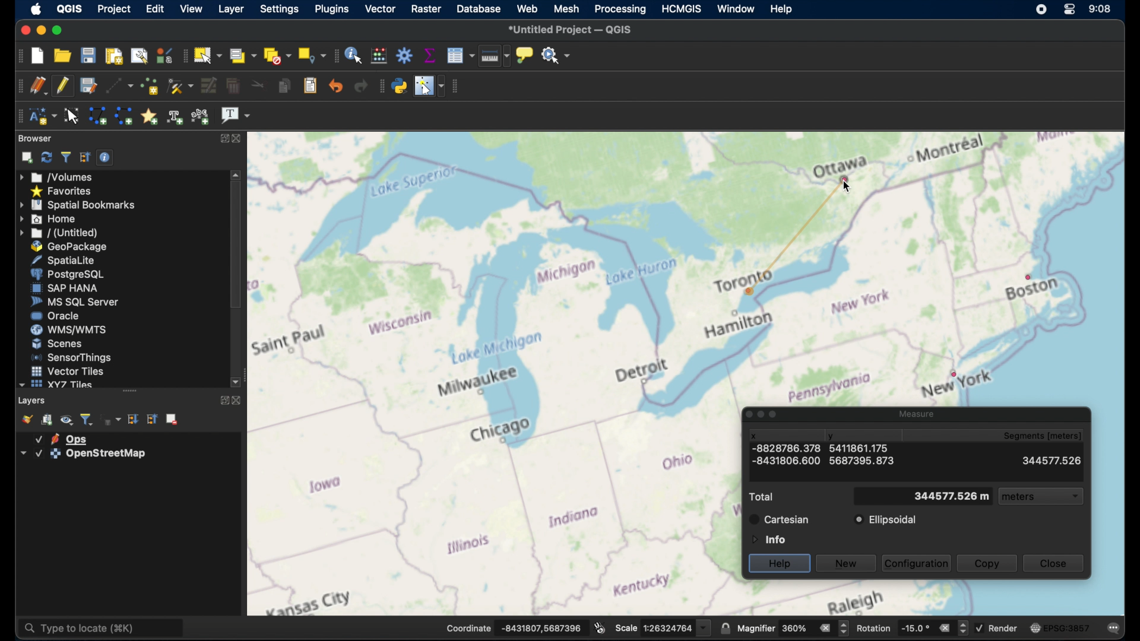  Describe the element at coordinates (683, 8) in the screenshot. I see `HCMGIS` at that location.